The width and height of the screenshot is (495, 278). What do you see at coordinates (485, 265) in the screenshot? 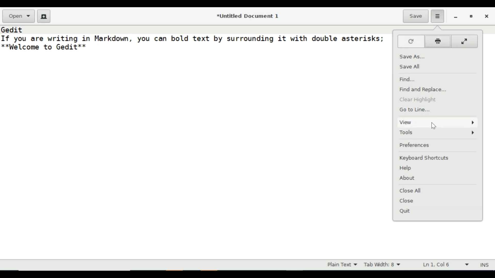
I see `INS` at bounding box center [485, 265].